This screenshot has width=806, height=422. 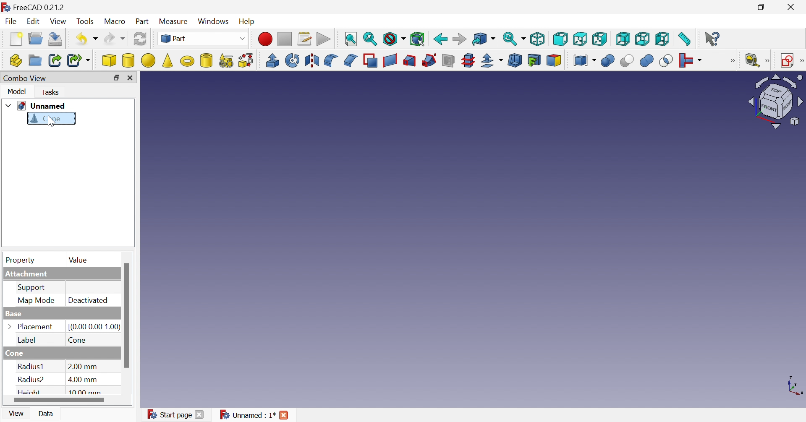 I want to click on 10.00 mm, so click(x=85, y=392).